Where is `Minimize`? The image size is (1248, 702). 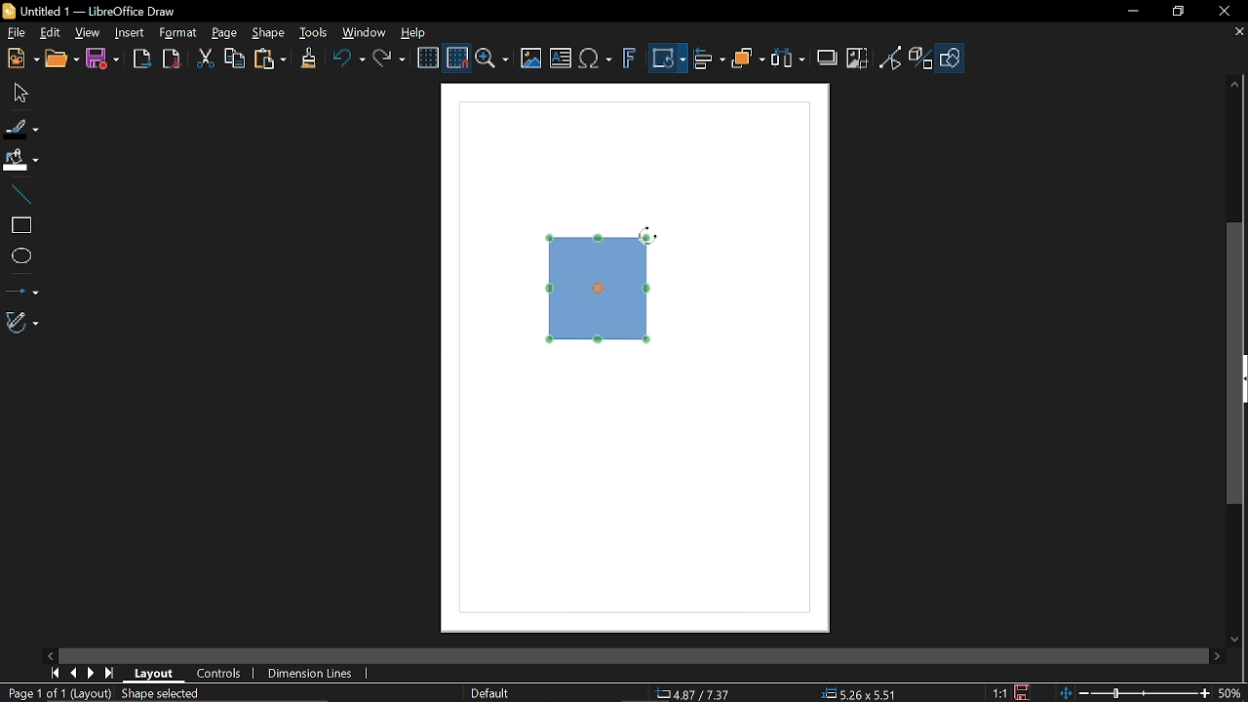
Minimize is located at coordinates (1131, 11).